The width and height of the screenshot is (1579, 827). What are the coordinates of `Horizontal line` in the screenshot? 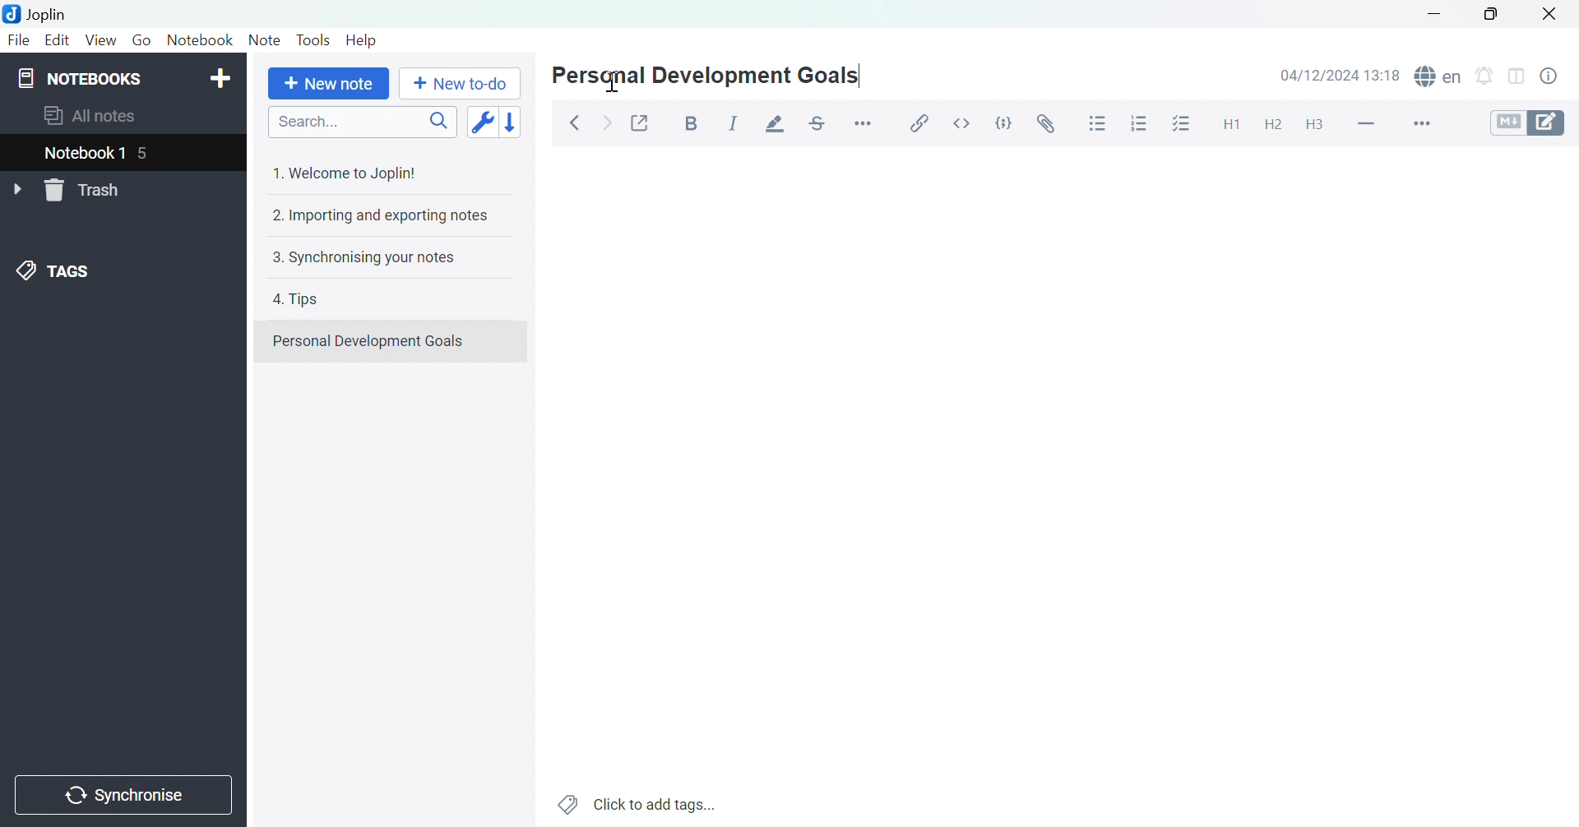 It's located at (1366, 123).